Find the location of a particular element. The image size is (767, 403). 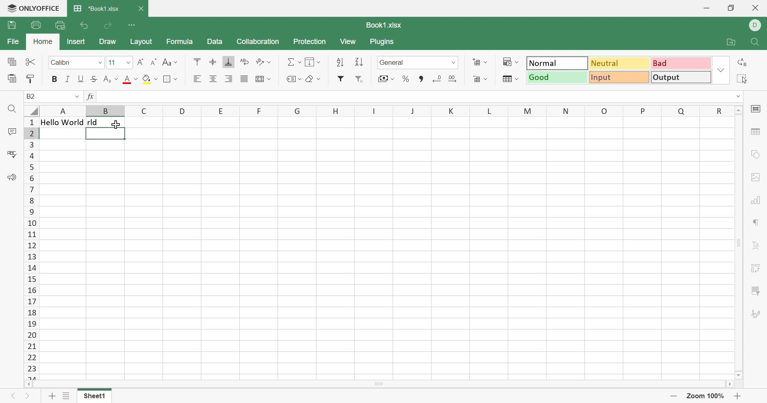

rld is located at coordinates (105, 122).